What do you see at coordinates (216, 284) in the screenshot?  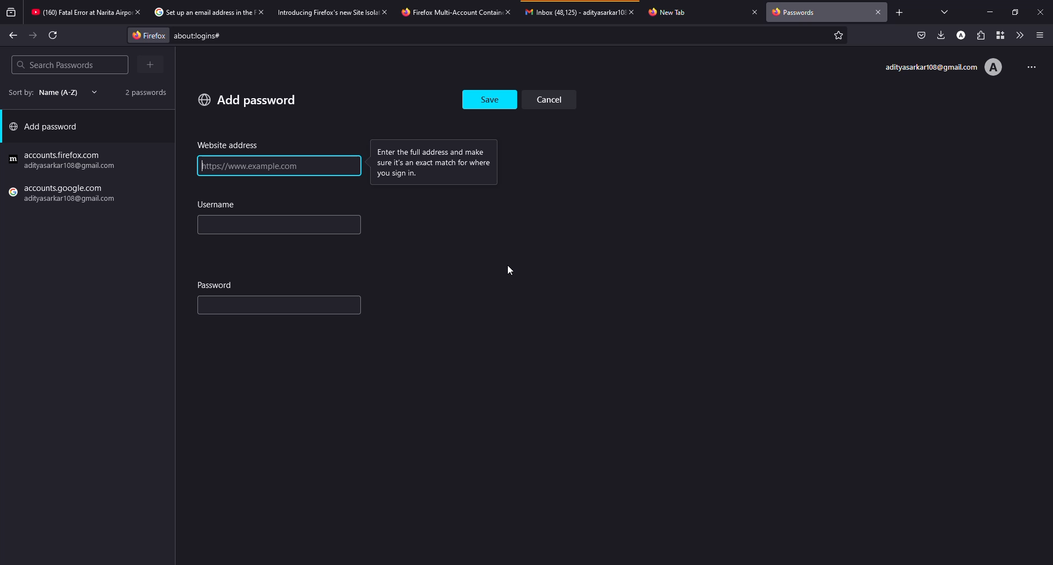 I see `password` at bounding box center [216, 284].